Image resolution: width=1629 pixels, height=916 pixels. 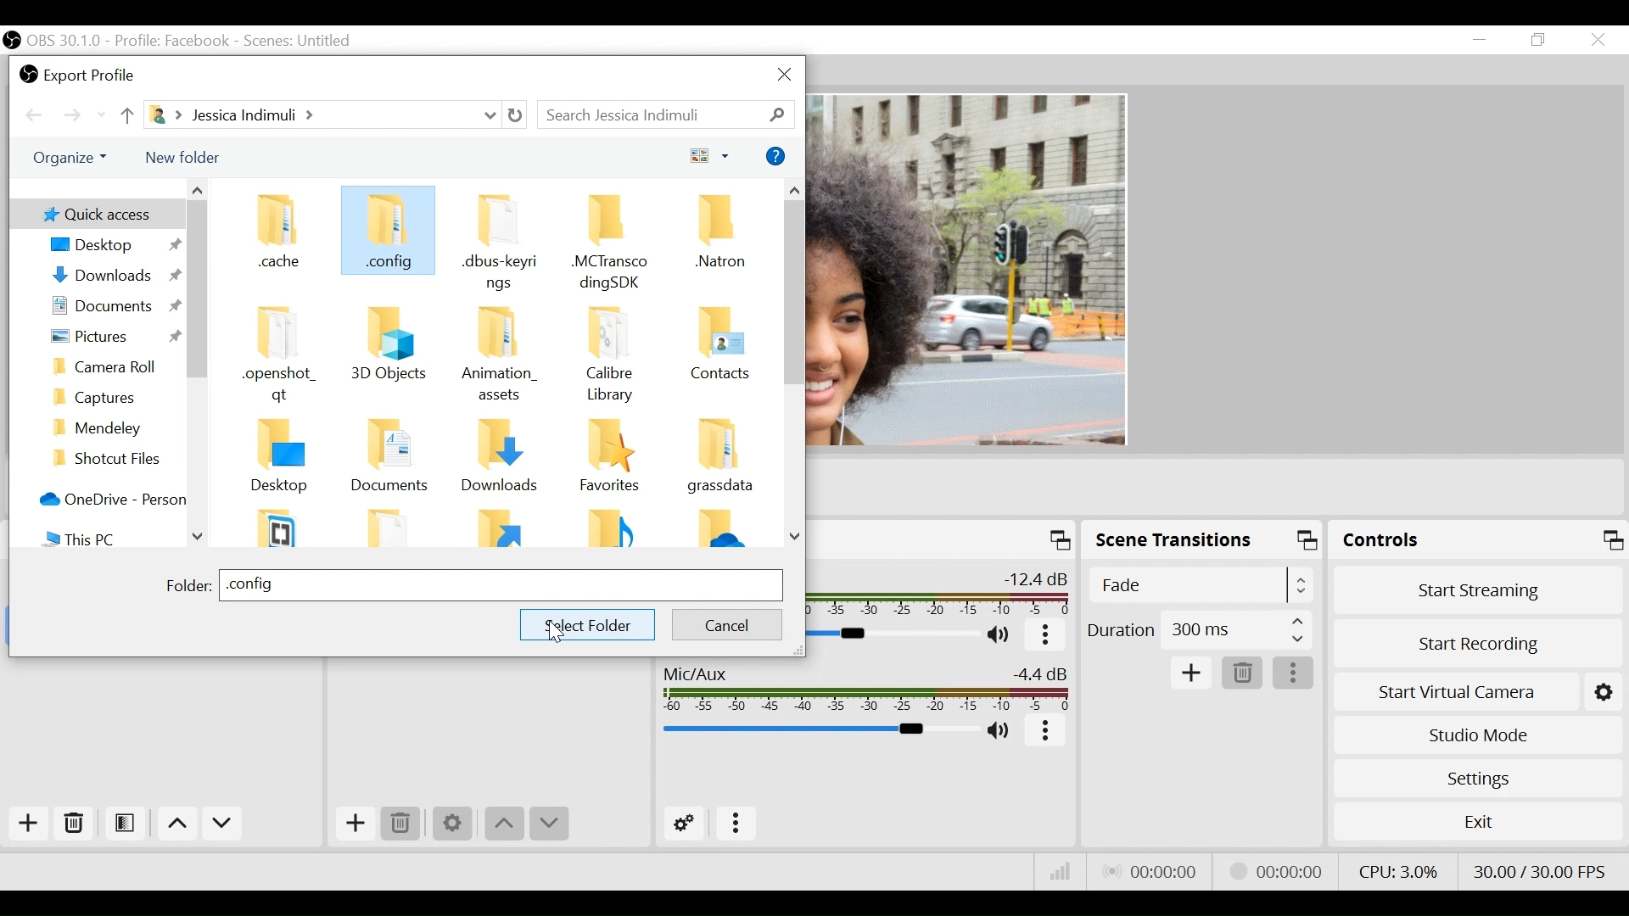 I want to click on Folder, so click(x=113, y=459).